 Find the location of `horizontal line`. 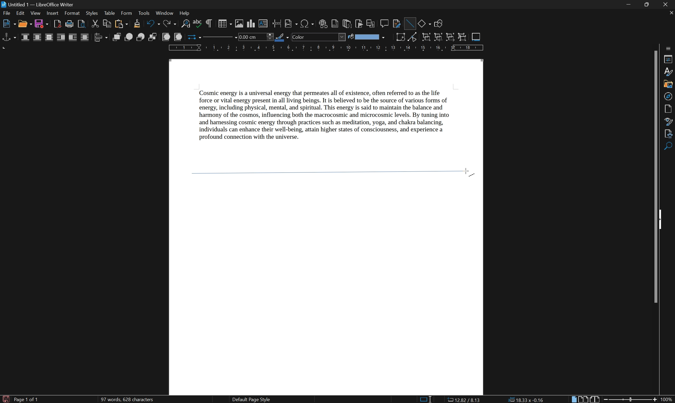

horizontal line is located at coordinates (325, 171).